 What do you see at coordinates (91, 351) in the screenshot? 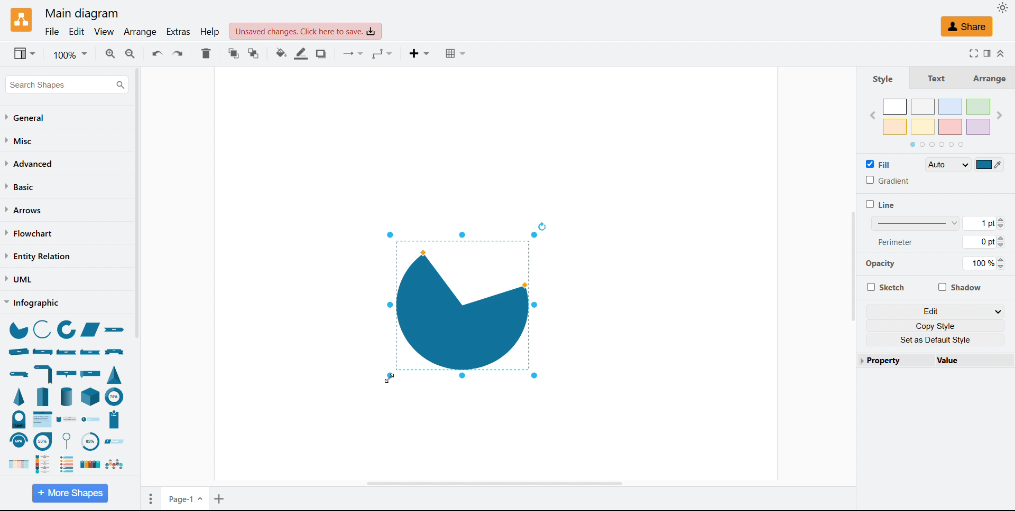
I see `ribbon back fold` at bounding box center [91, 351].